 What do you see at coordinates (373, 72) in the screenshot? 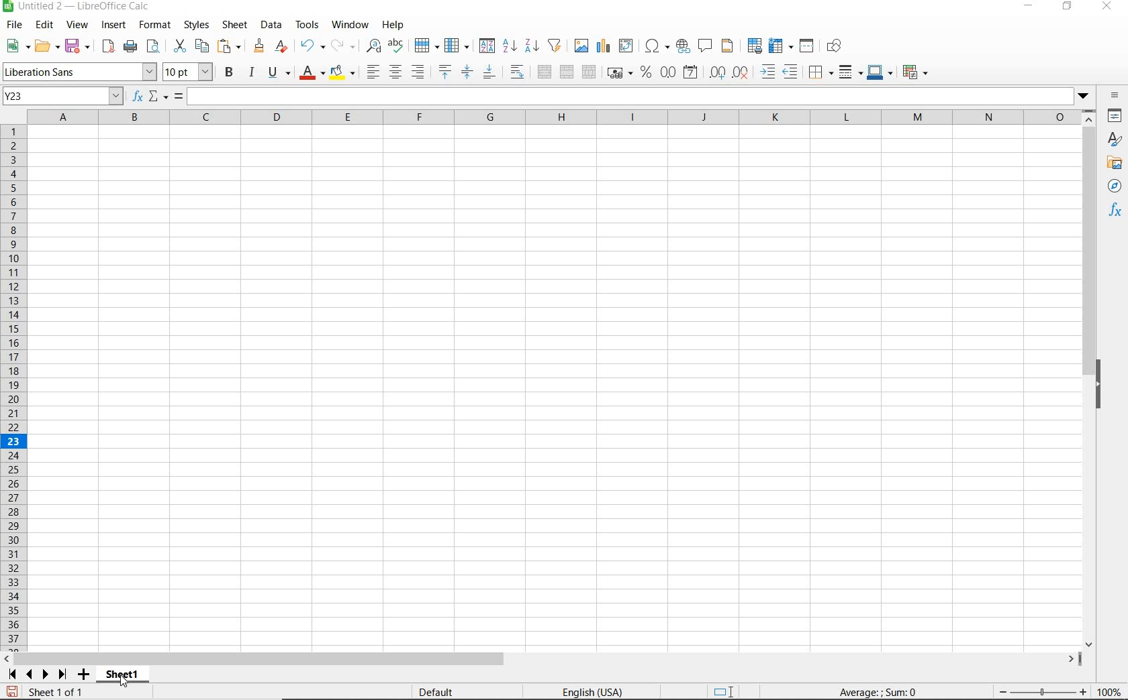
I see `ALIGN LEFT` at bounding box center [373, 72].